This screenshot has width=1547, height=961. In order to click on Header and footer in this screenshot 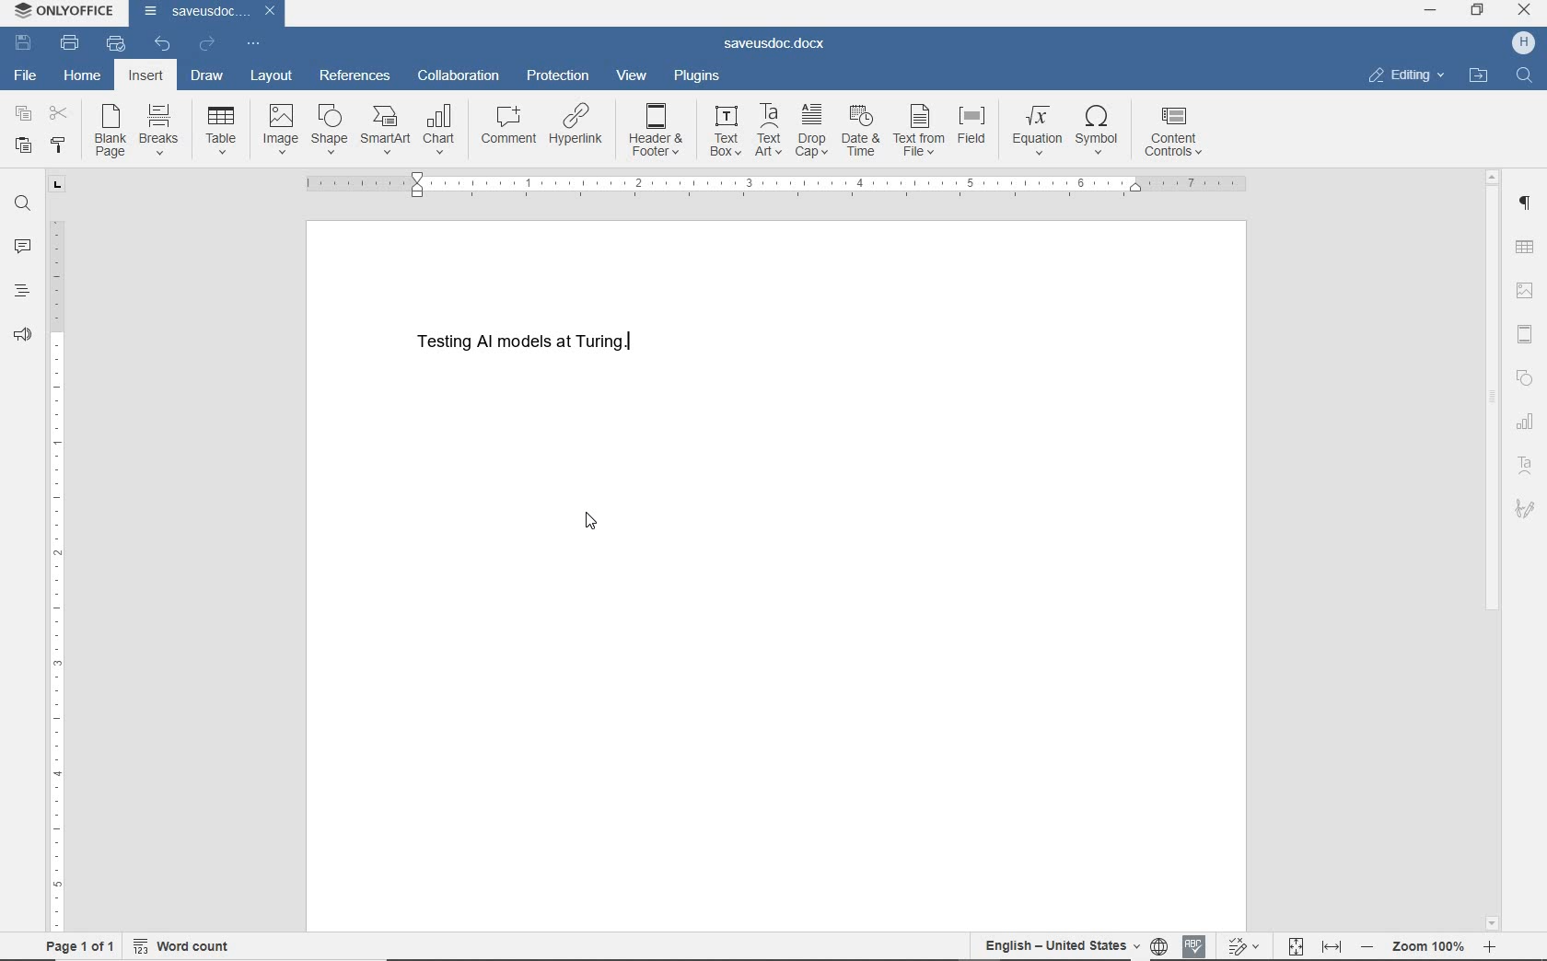, I will do `click(1530, 335)`.